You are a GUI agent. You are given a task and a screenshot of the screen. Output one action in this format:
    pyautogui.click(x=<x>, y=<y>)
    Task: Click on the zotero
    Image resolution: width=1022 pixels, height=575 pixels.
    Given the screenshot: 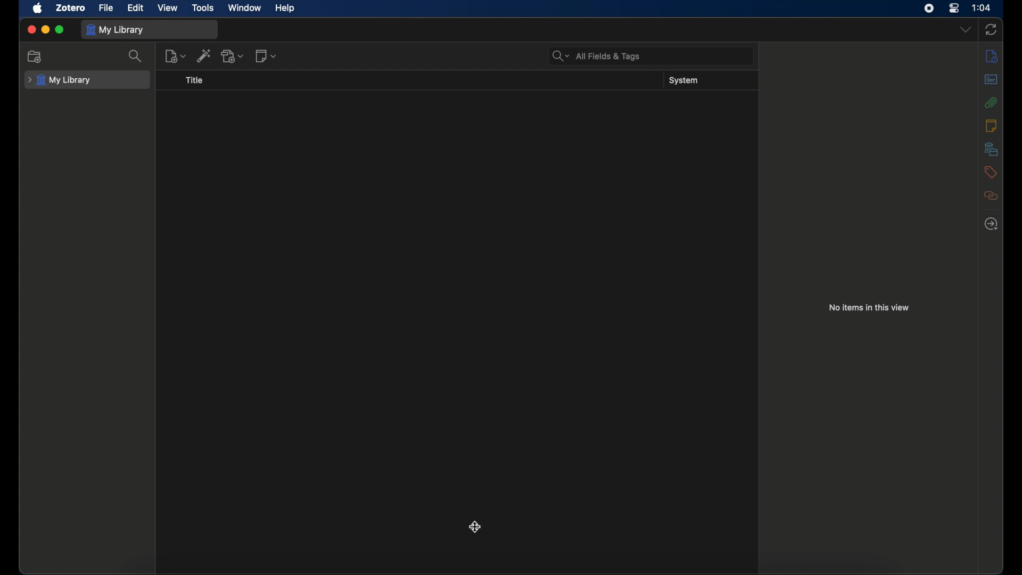 What is the action you would take?
    pyautogui.click(x=71, y=9)
    